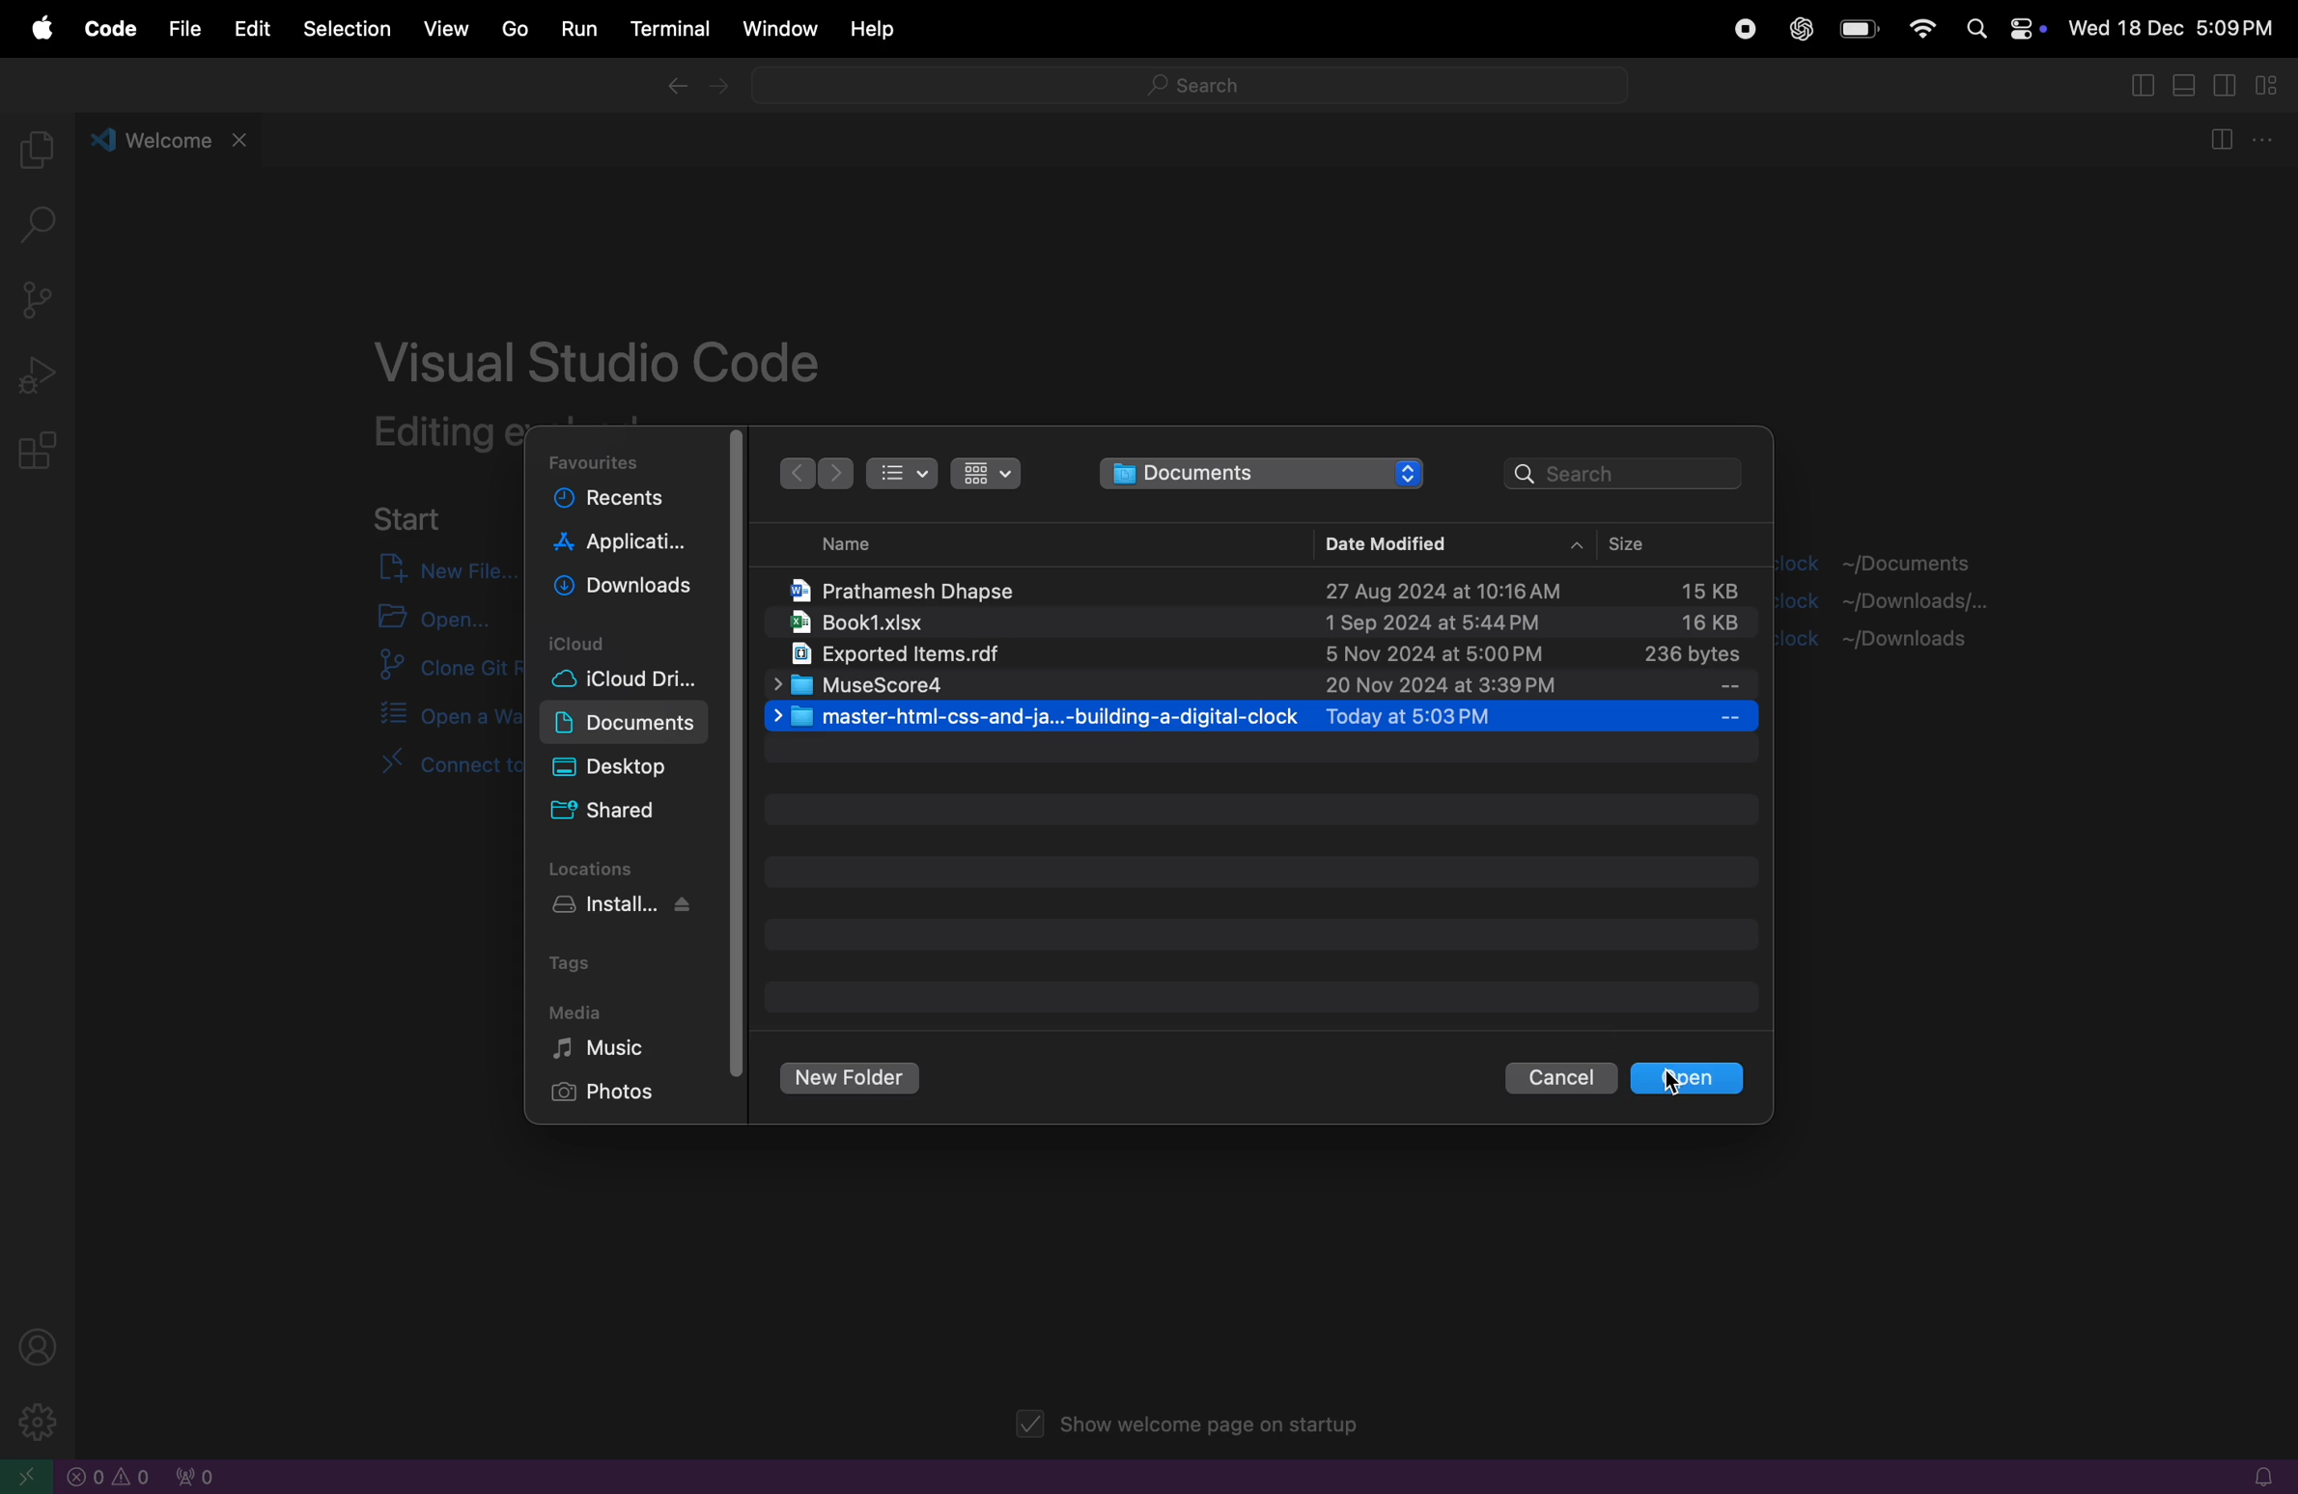 The width and height of the screenshot is (2298, 1494). Describe the element at coordinates (984, 472) in the screenshot. I see `sort icons` at that location.